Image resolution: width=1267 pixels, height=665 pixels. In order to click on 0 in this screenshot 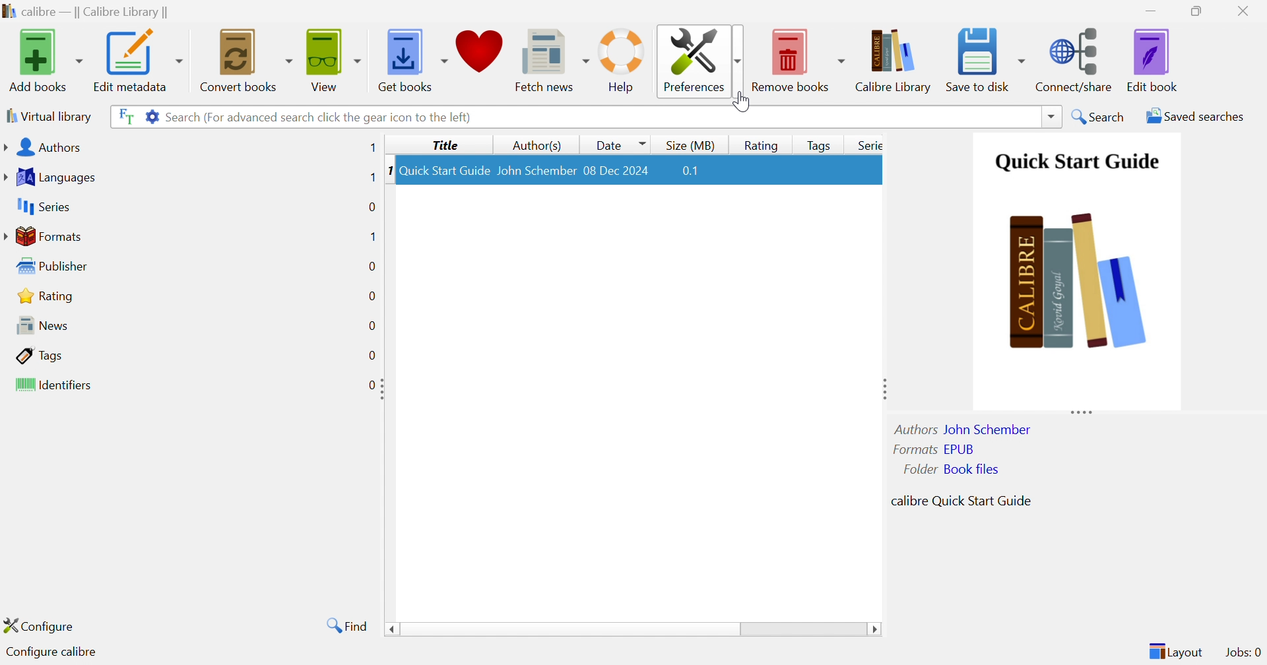, I will do `click(372, 205)`.